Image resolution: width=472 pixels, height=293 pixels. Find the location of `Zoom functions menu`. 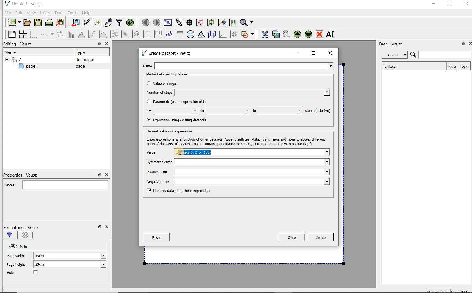

Zoom functions menu is located at coordinates (247, 21).